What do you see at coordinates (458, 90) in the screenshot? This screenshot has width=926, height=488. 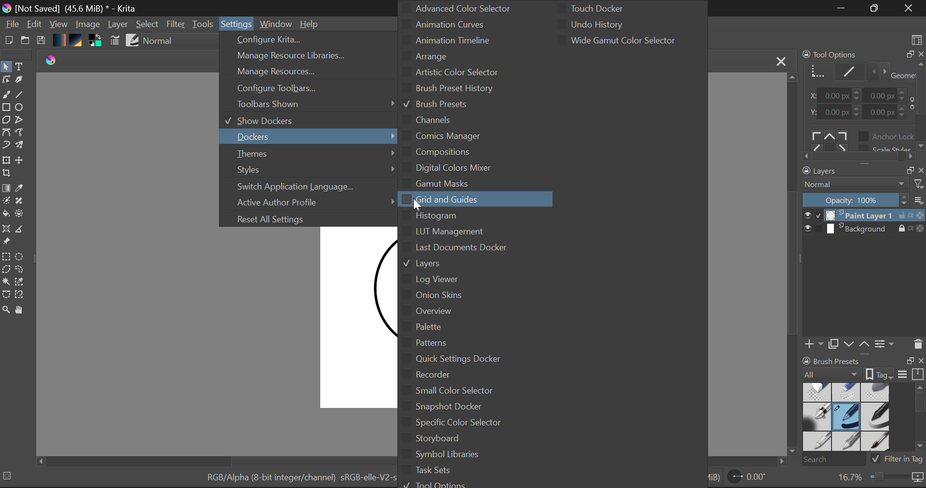 I see `Brush Preset History` at bounding box center [458, 90].